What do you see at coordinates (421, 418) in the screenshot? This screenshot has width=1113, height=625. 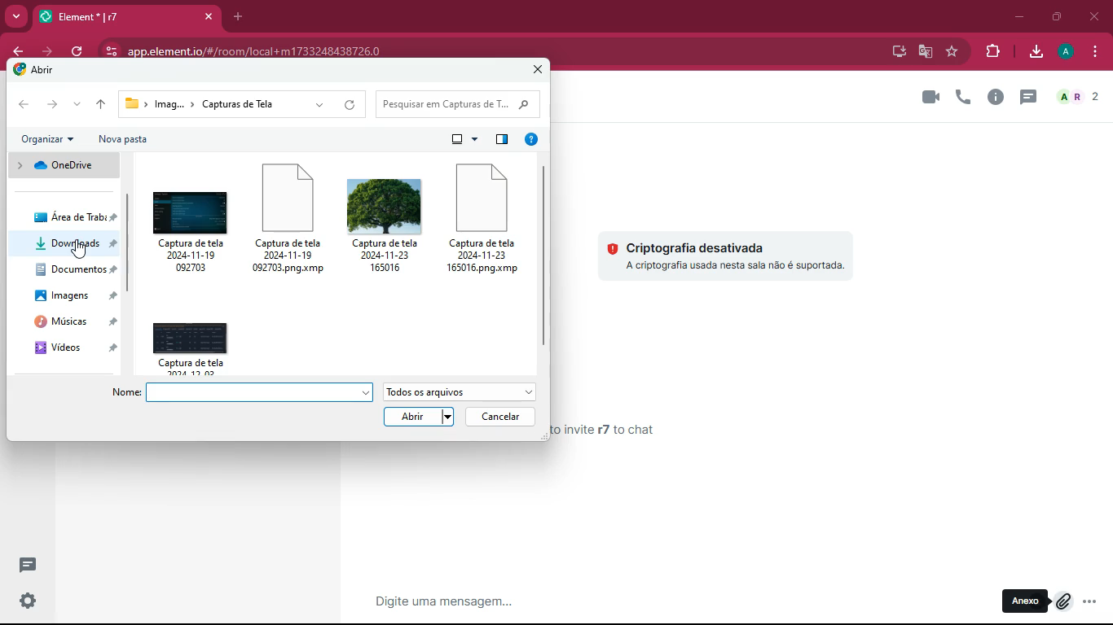 I see `arbir` at bounding box center [421, 418].